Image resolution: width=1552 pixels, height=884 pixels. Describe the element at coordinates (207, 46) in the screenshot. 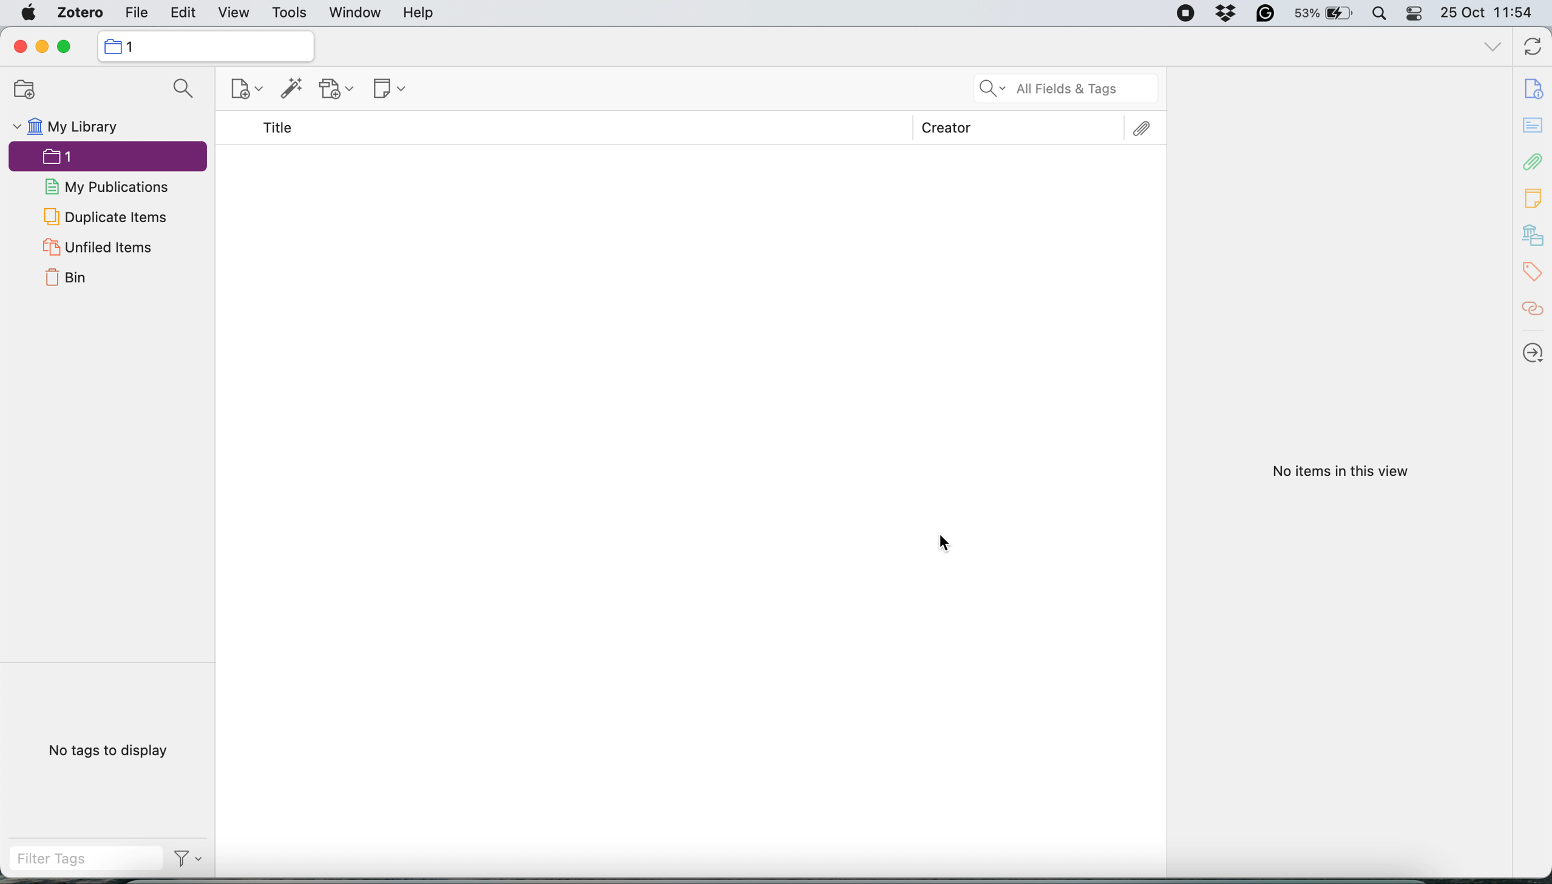

I see `my library` at that location.